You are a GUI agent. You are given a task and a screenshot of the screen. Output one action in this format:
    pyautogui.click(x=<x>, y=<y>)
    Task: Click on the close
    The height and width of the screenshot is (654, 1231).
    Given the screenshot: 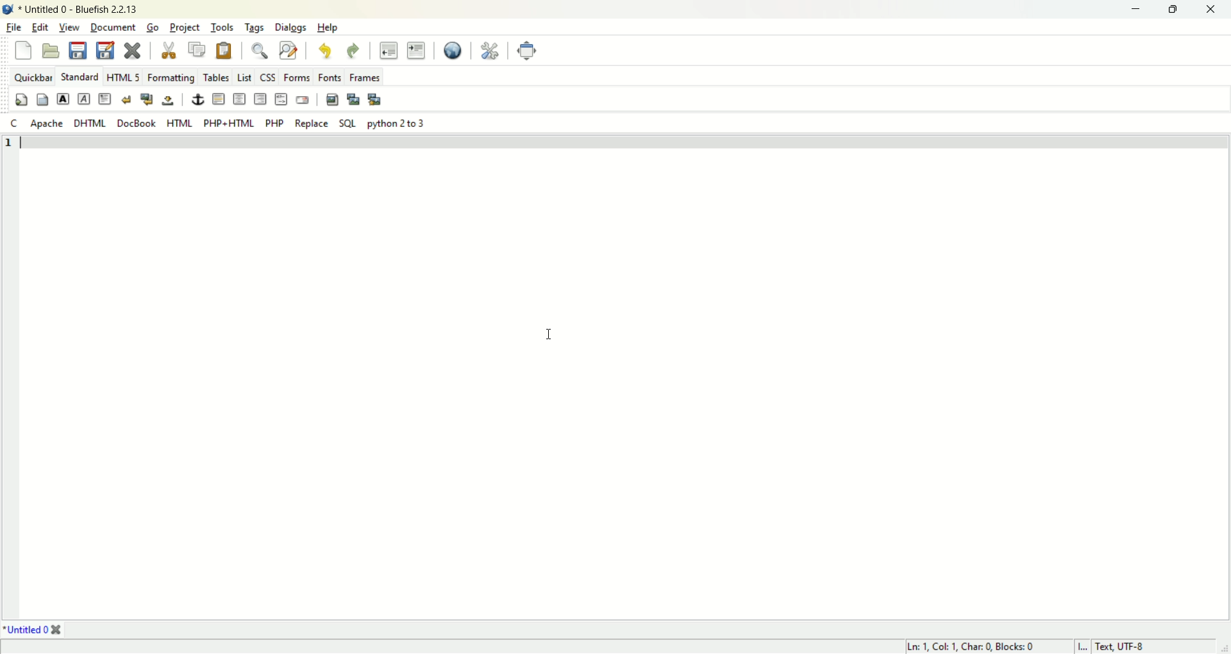 What is the action you would take?
    pyautogui.click(x=133, y=52)
    